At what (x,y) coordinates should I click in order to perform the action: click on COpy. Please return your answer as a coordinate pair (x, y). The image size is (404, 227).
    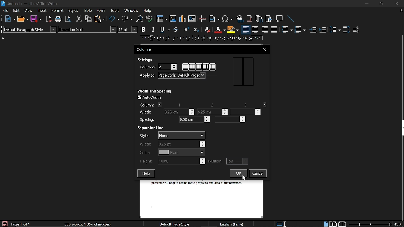
    Looking at the image, I should click on (89, 19).